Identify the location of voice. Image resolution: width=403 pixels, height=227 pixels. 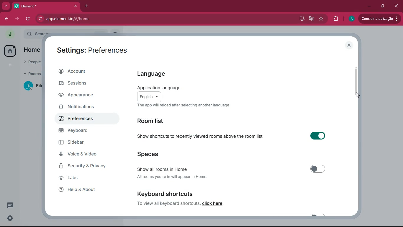
(82, 155).